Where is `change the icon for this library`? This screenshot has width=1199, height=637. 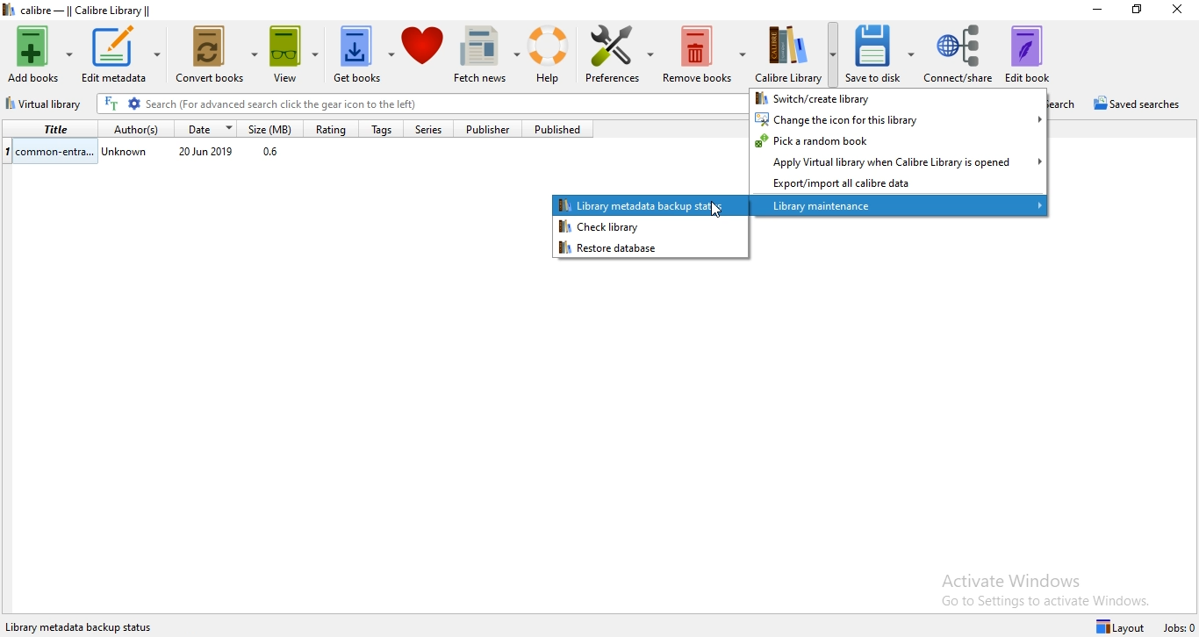 change the icon for this library is located at coordinates (899, 118).